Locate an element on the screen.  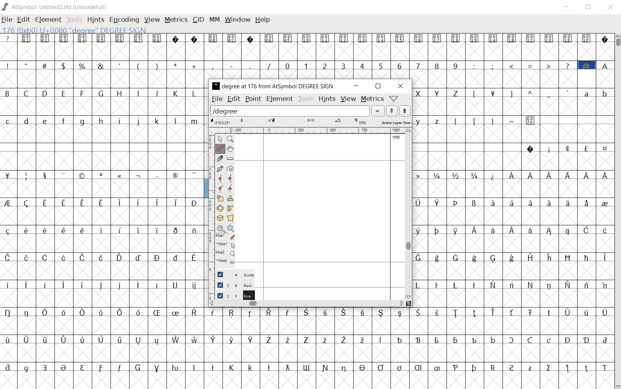
empty glyph slots is located at coordinates (512, 134).